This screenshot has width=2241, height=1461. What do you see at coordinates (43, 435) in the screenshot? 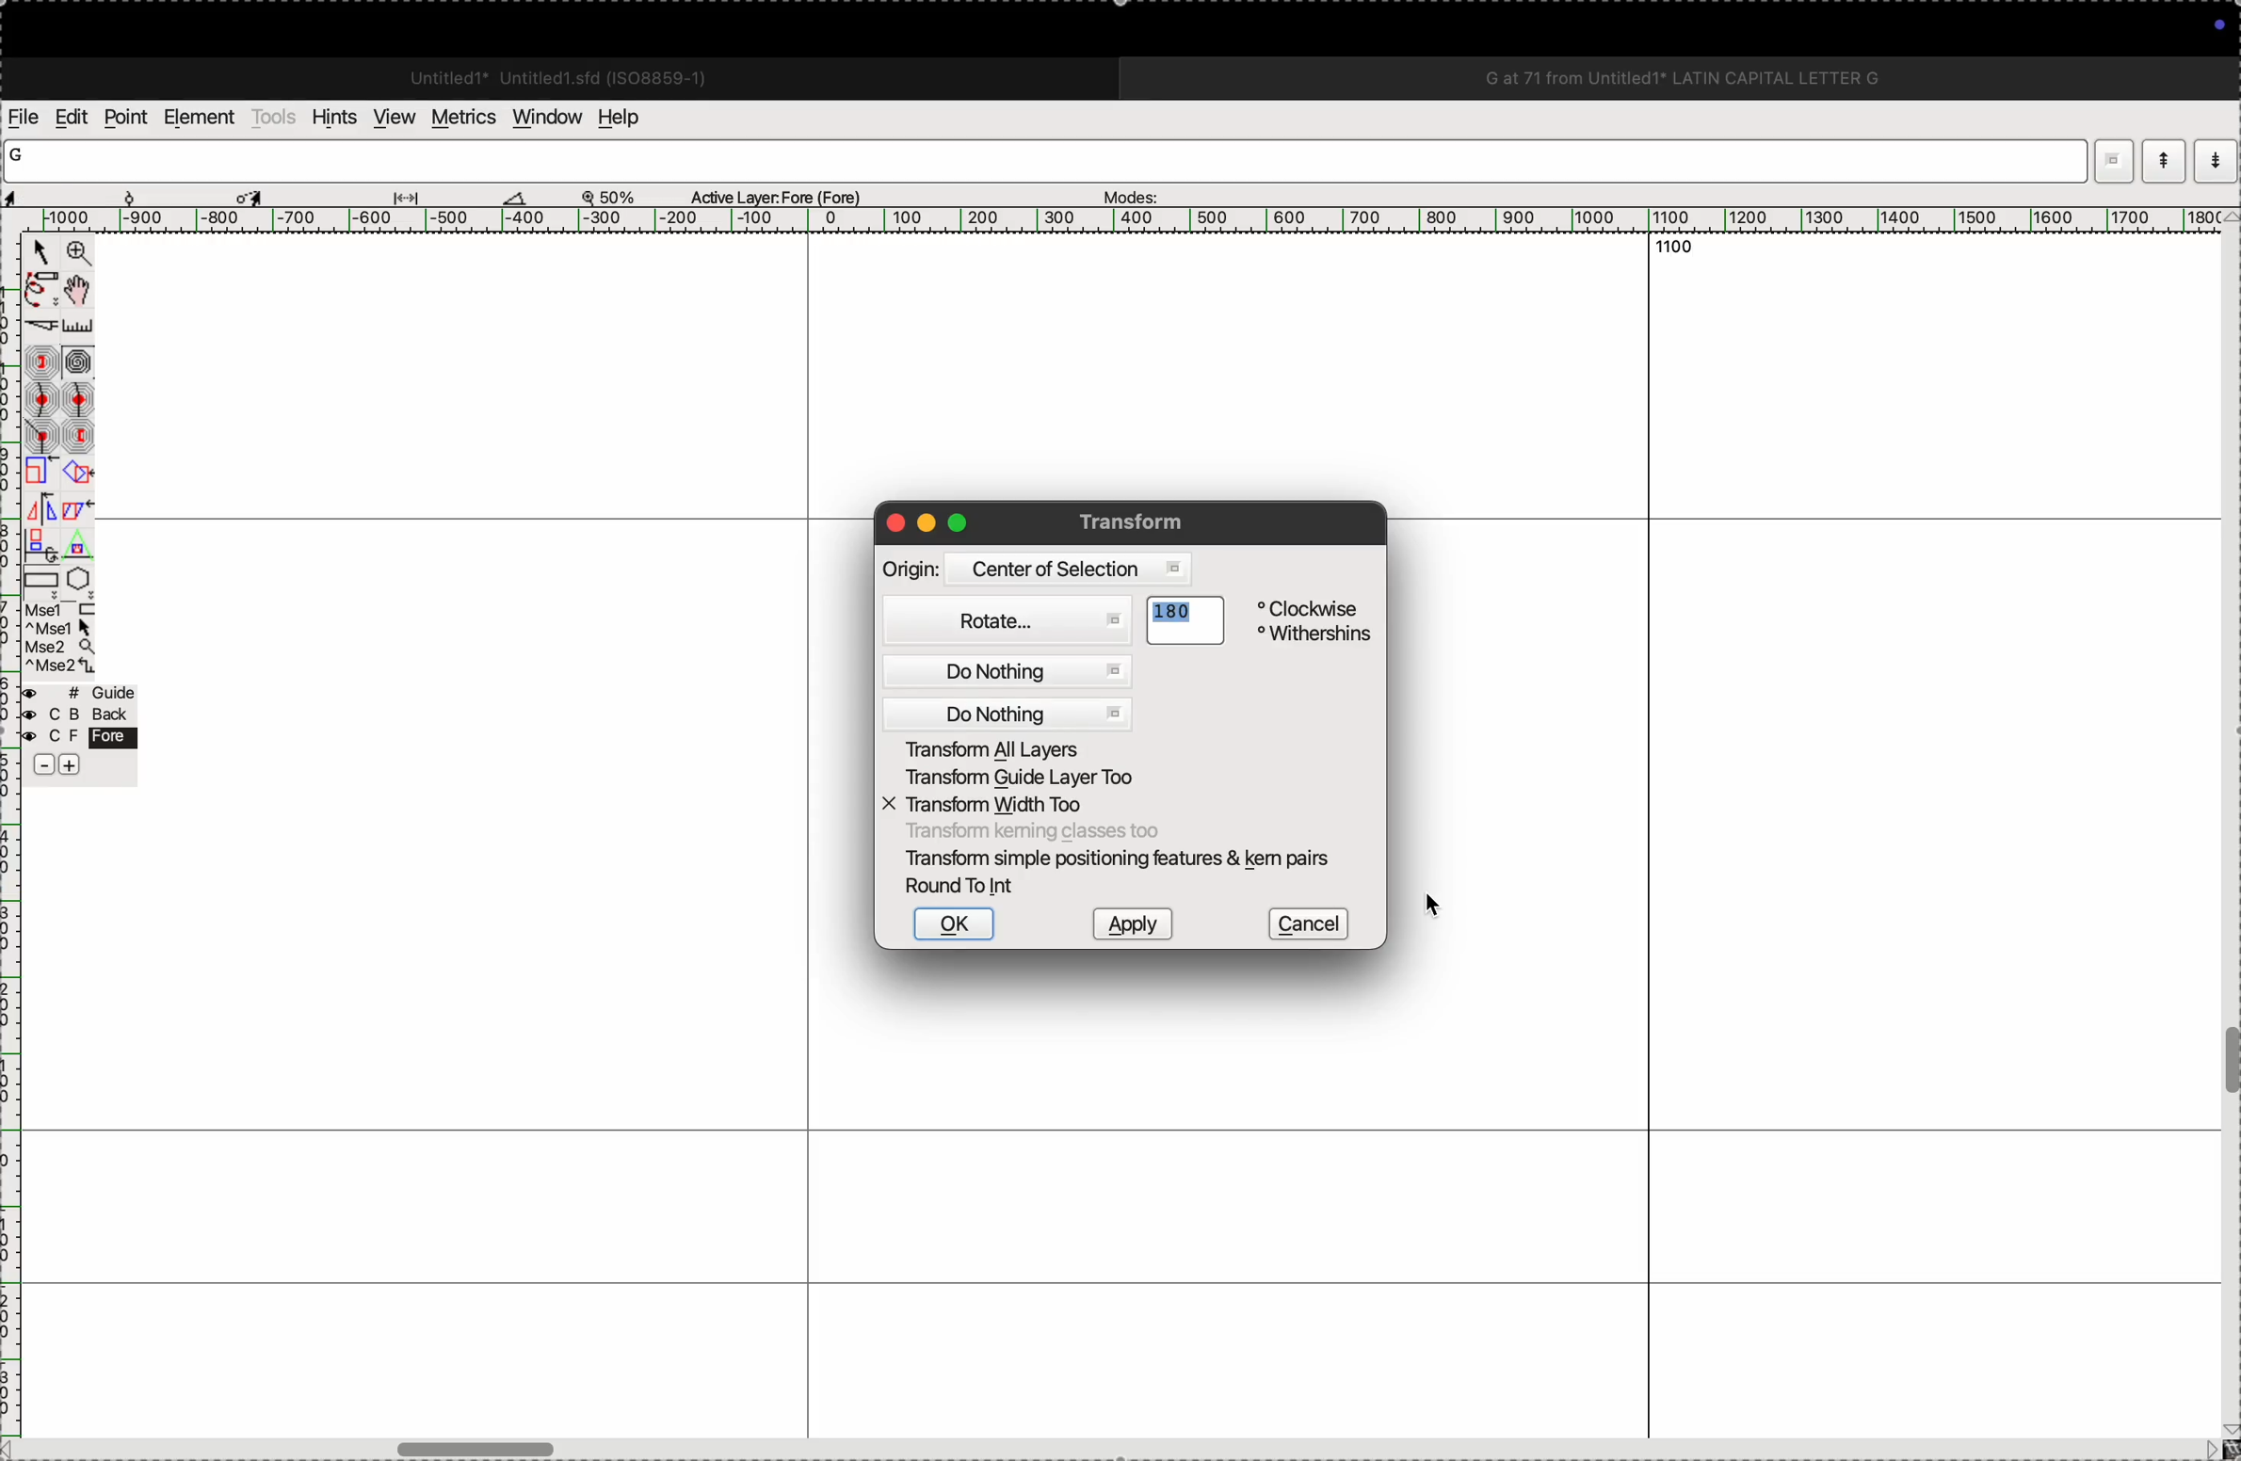
I see `corner` at bounding box center [43, 435].